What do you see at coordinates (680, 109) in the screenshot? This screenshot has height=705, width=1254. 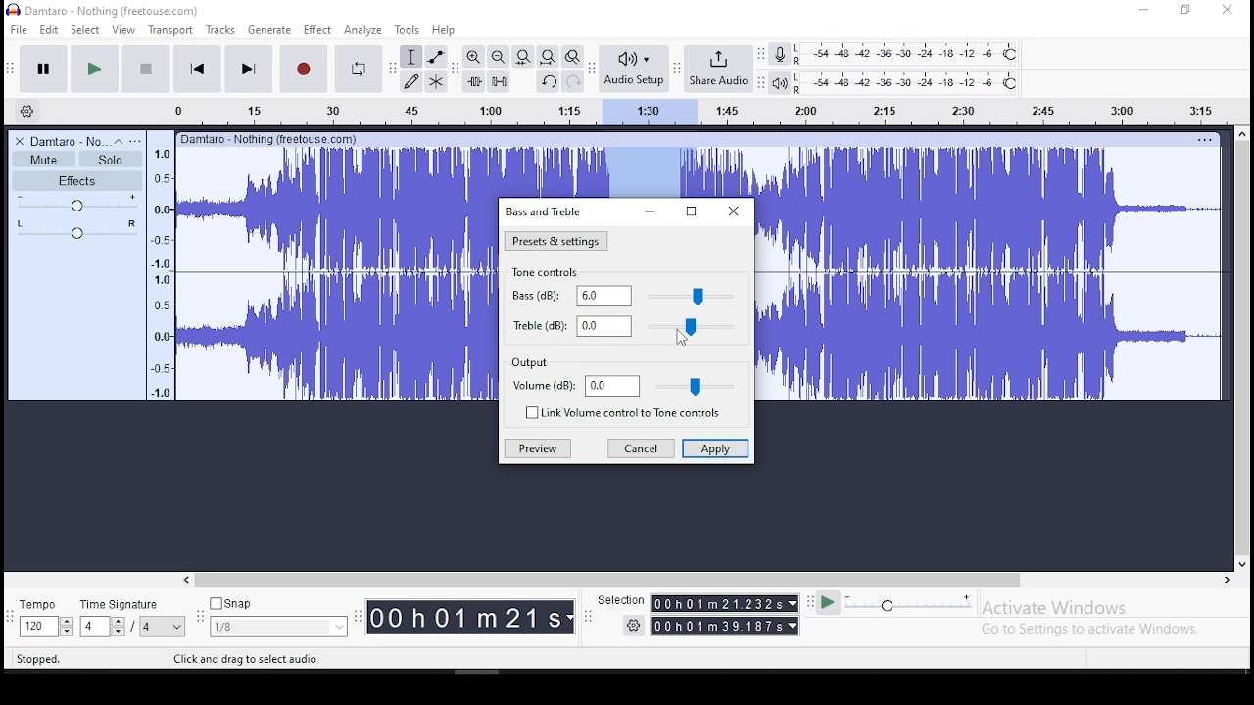 I see `Audio bar` at bounding box center [680, 109].